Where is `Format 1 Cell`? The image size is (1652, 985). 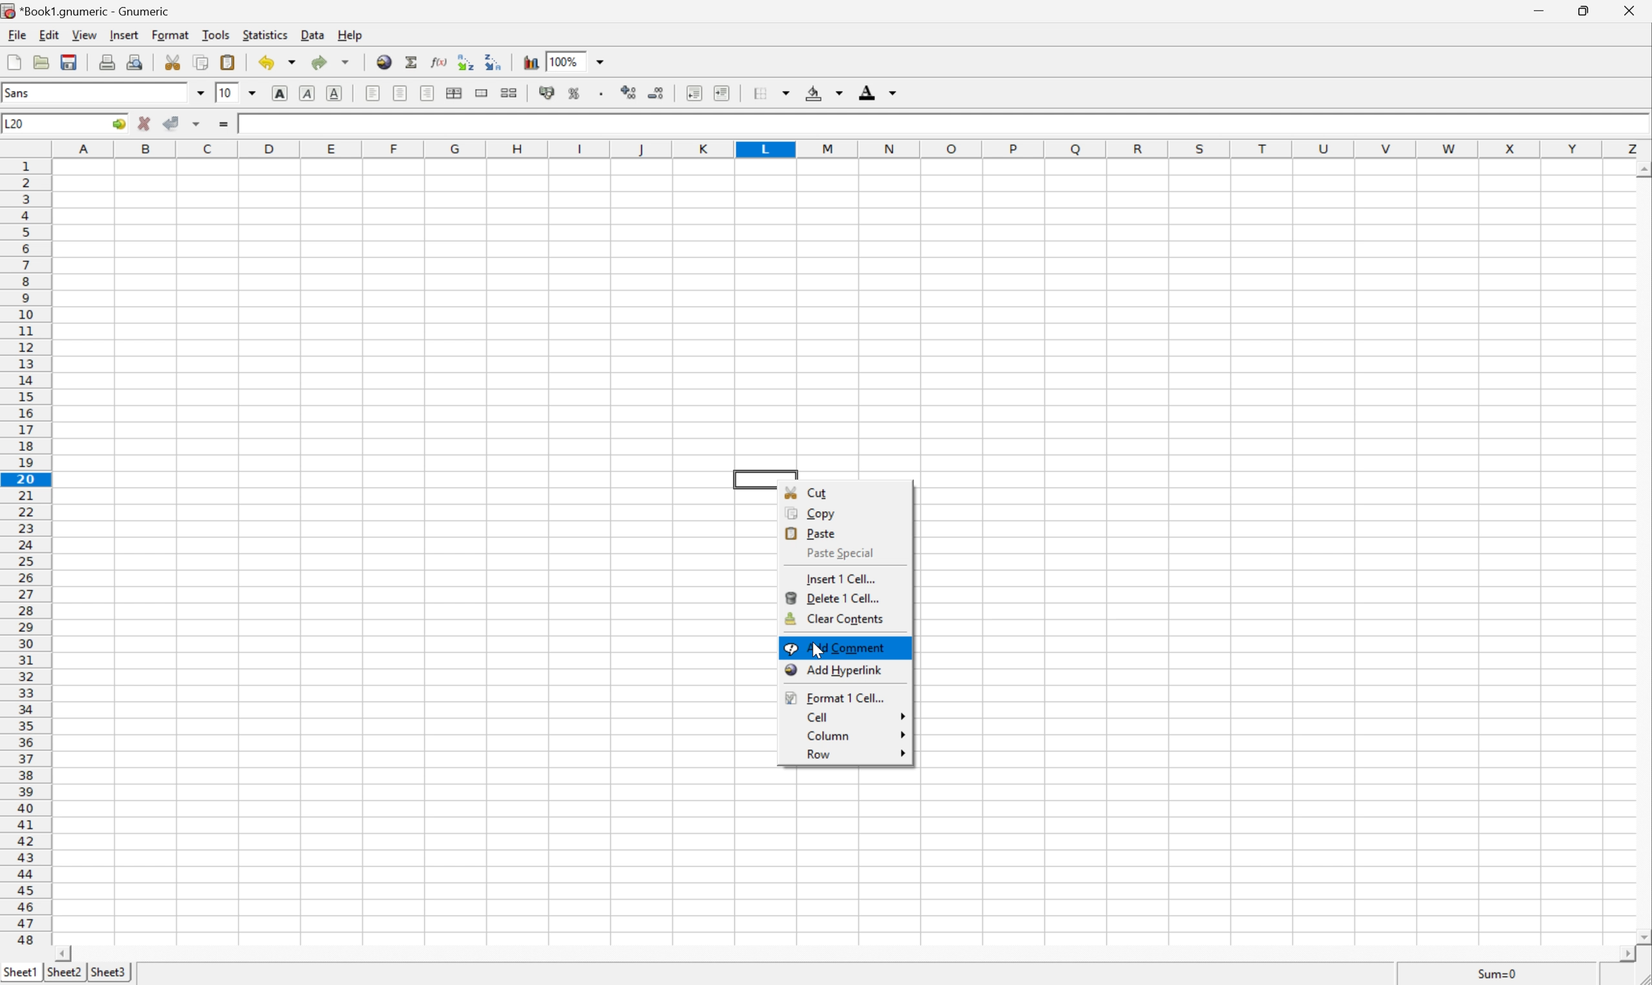
Format 1 Cell is located at coordinates (833, 696).